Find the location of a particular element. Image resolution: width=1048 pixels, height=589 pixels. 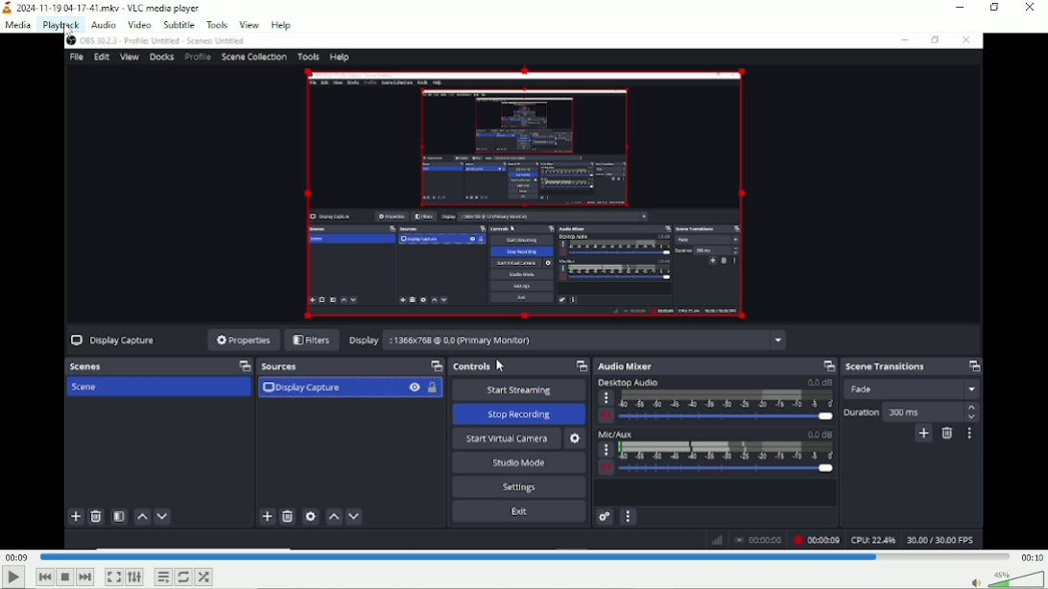

help is located at coordinates (282, 23).